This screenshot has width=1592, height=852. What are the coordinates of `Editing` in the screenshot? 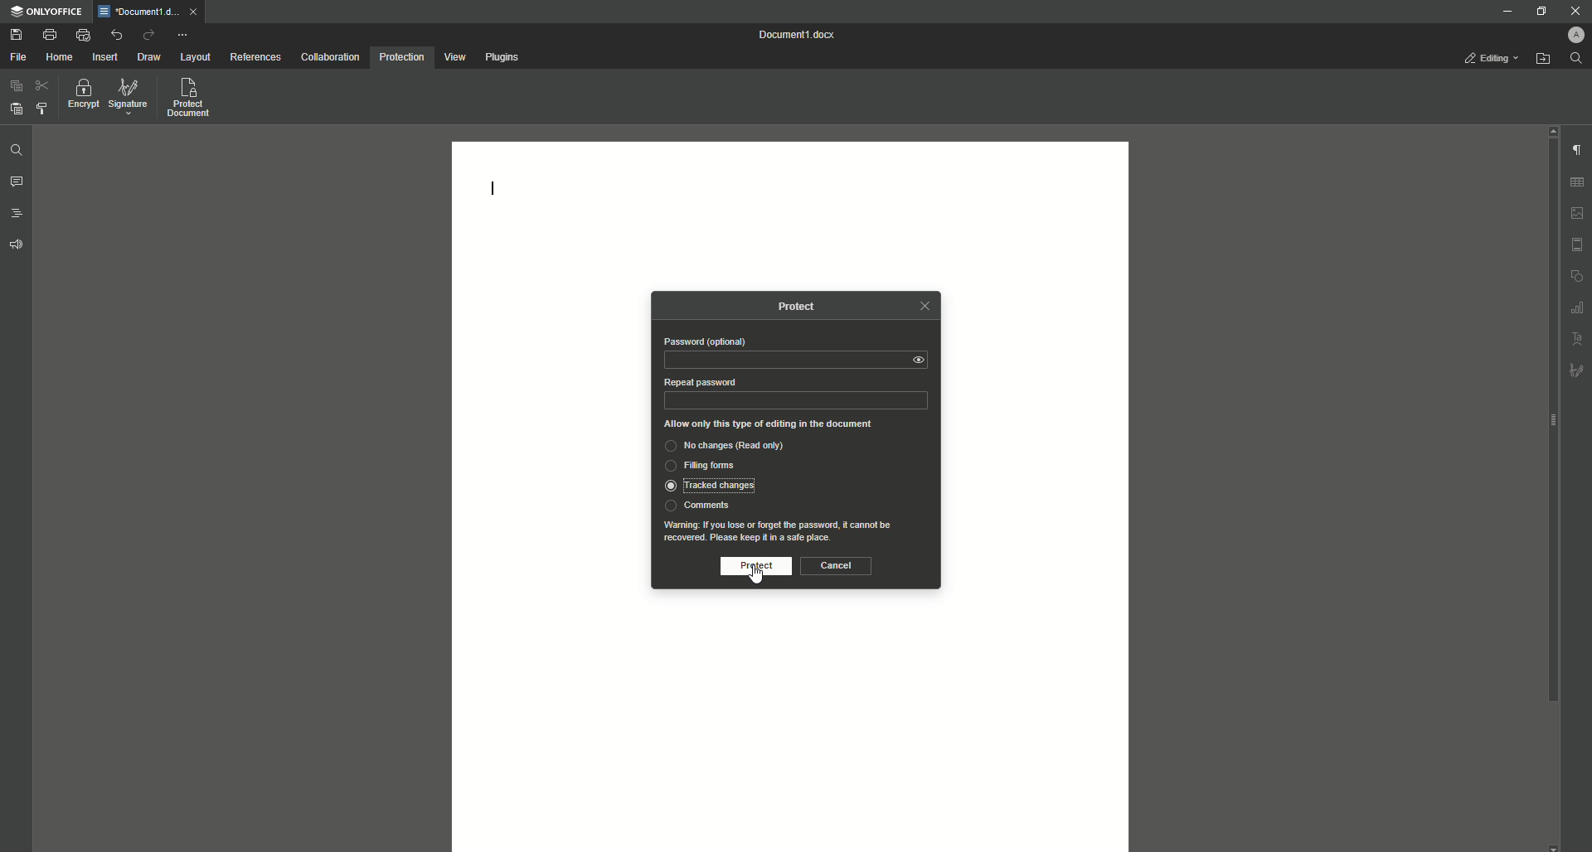 It's located at (1491, 59).